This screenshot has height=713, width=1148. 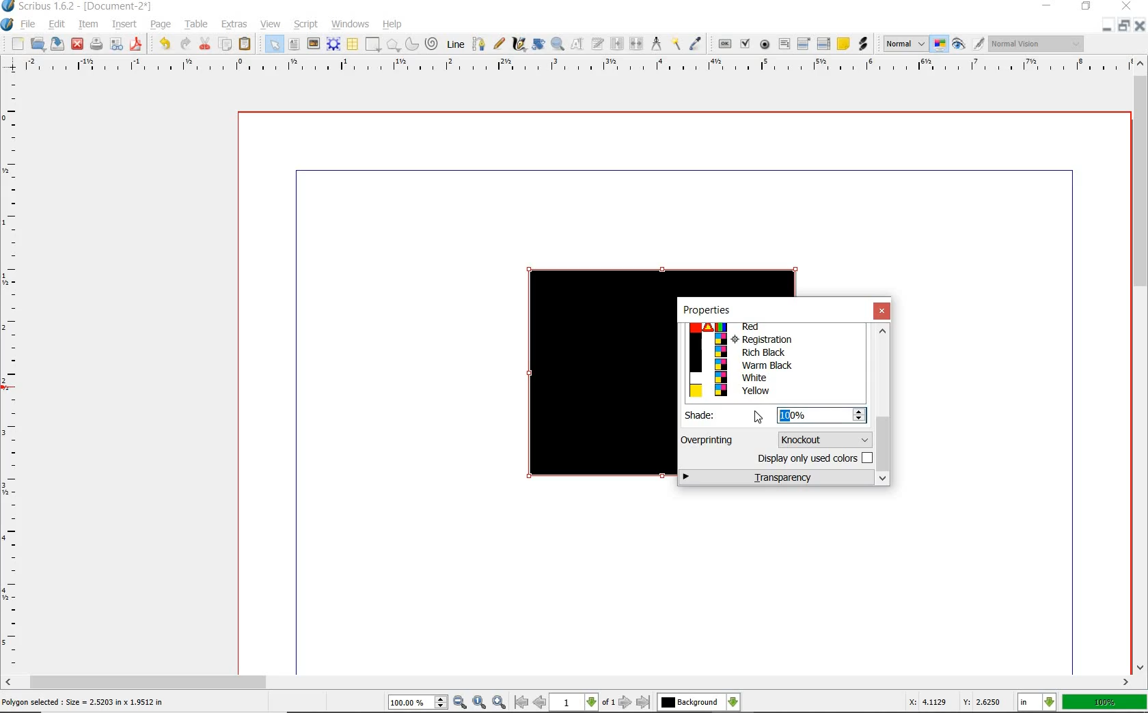 What do you see at coordinates (98, 46) in the screenshot?
I see `print` at bounding box center [98, 46].